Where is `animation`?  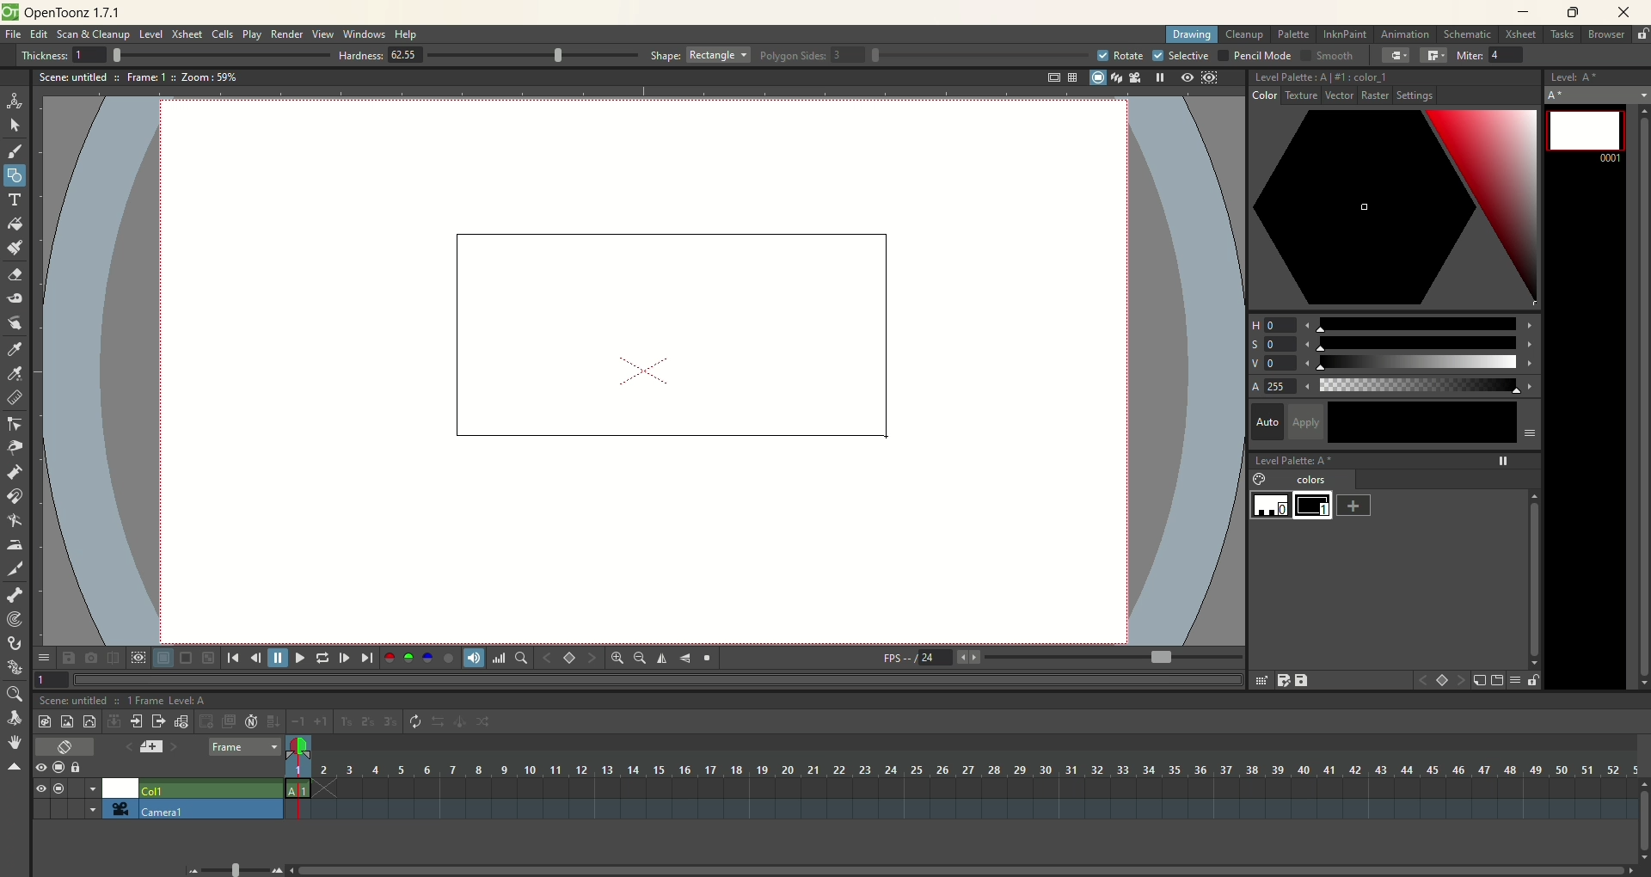 animation is located at coordinates (1409, 35).